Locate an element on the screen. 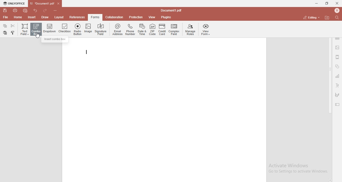 Image resolution: width=342 pixels, height=182 pixels. text field is located at coordinates (24, 29).